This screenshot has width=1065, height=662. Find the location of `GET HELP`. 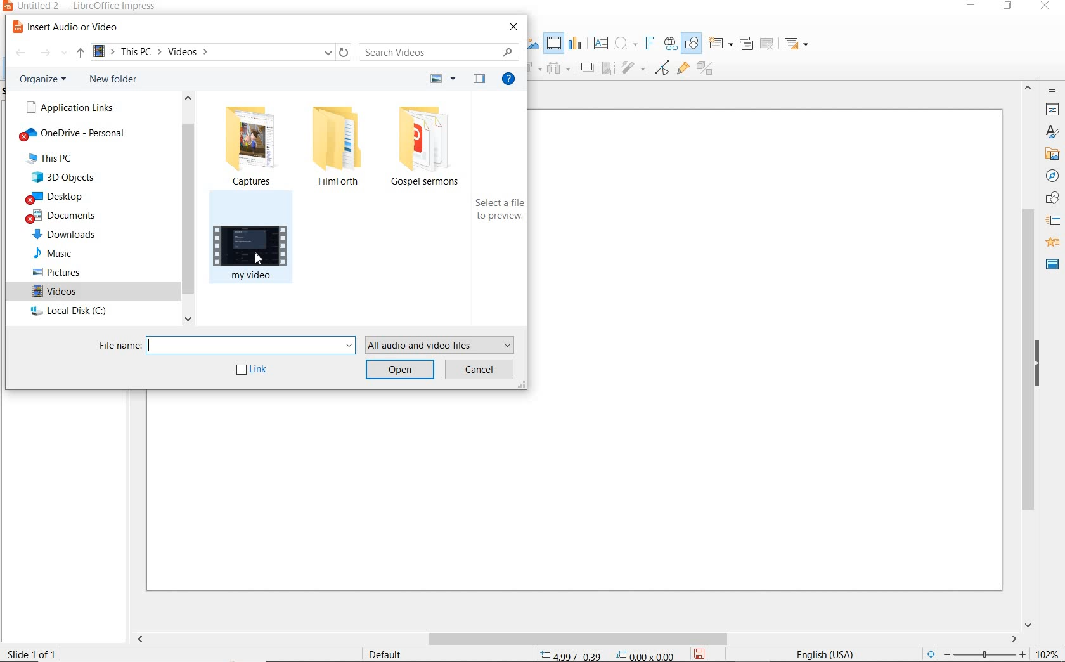

GET HELP is located at coordinates (511, 81).